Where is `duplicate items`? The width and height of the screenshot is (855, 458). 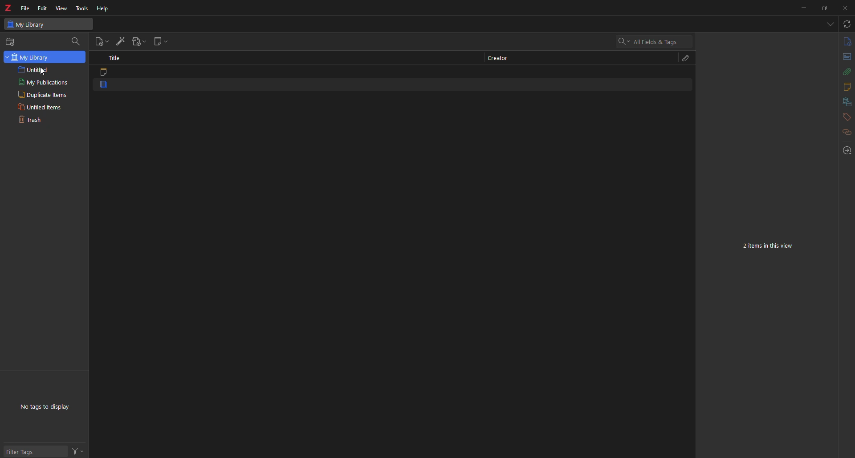
duplicate items is located at coordinates (41, 95).